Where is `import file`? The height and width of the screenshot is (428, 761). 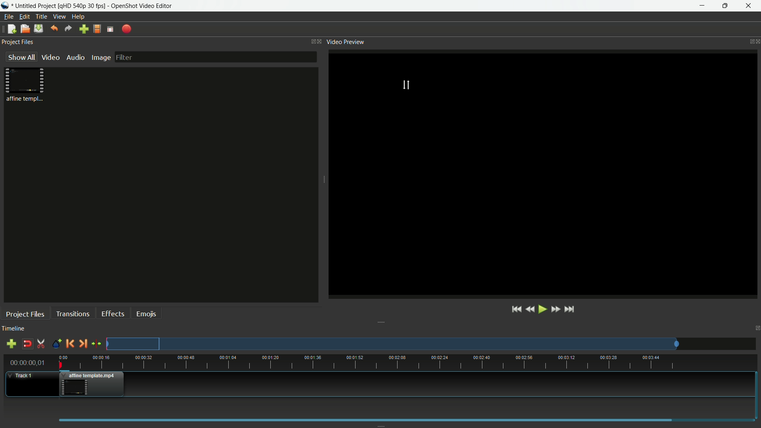
import file is located at coordinates (84, 29).